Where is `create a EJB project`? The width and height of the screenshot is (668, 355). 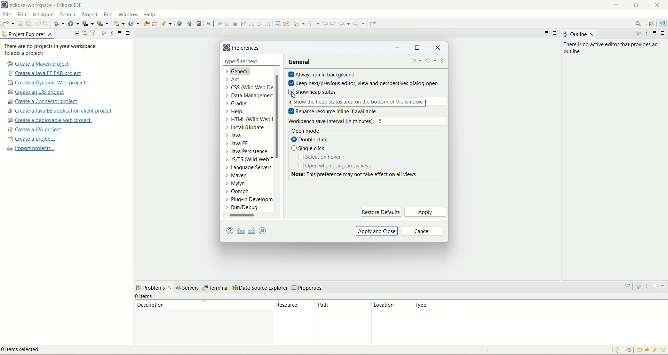
create a EJB project is located at coordinates (41, 92).